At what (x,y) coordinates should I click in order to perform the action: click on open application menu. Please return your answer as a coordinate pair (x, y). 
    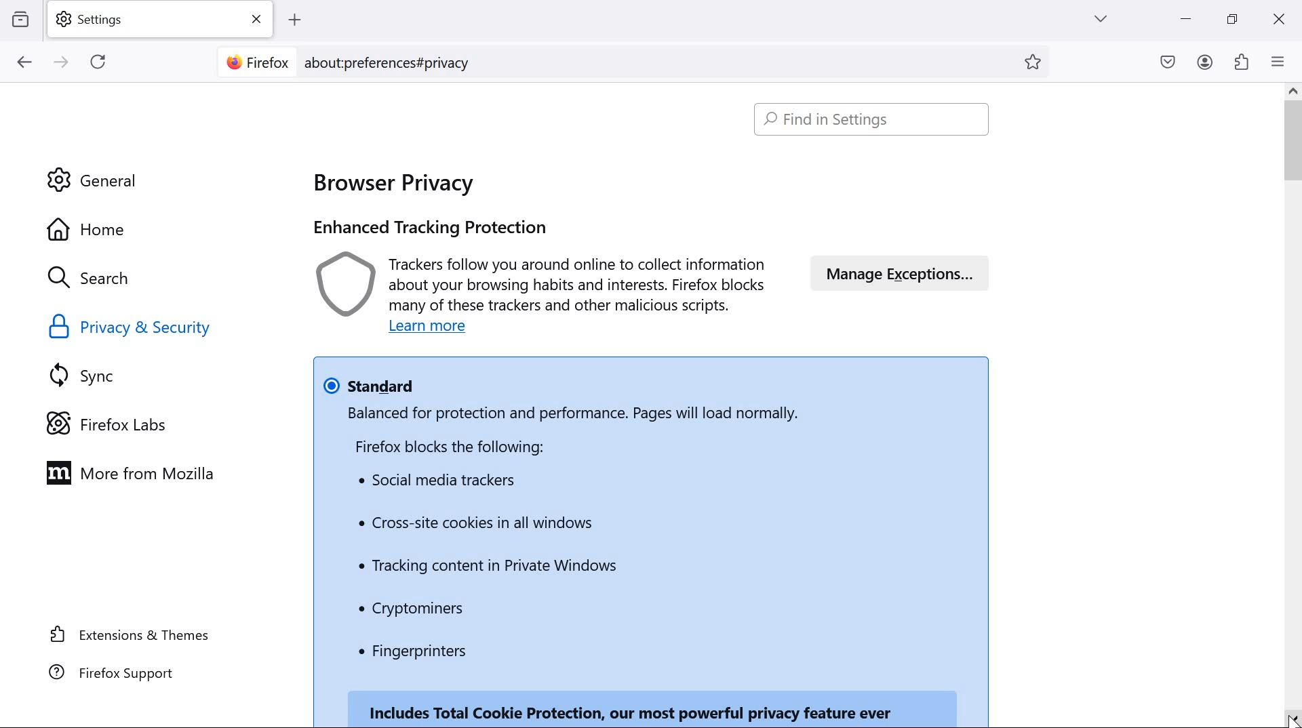
    Looking at the image, I should click on (1281, 61).